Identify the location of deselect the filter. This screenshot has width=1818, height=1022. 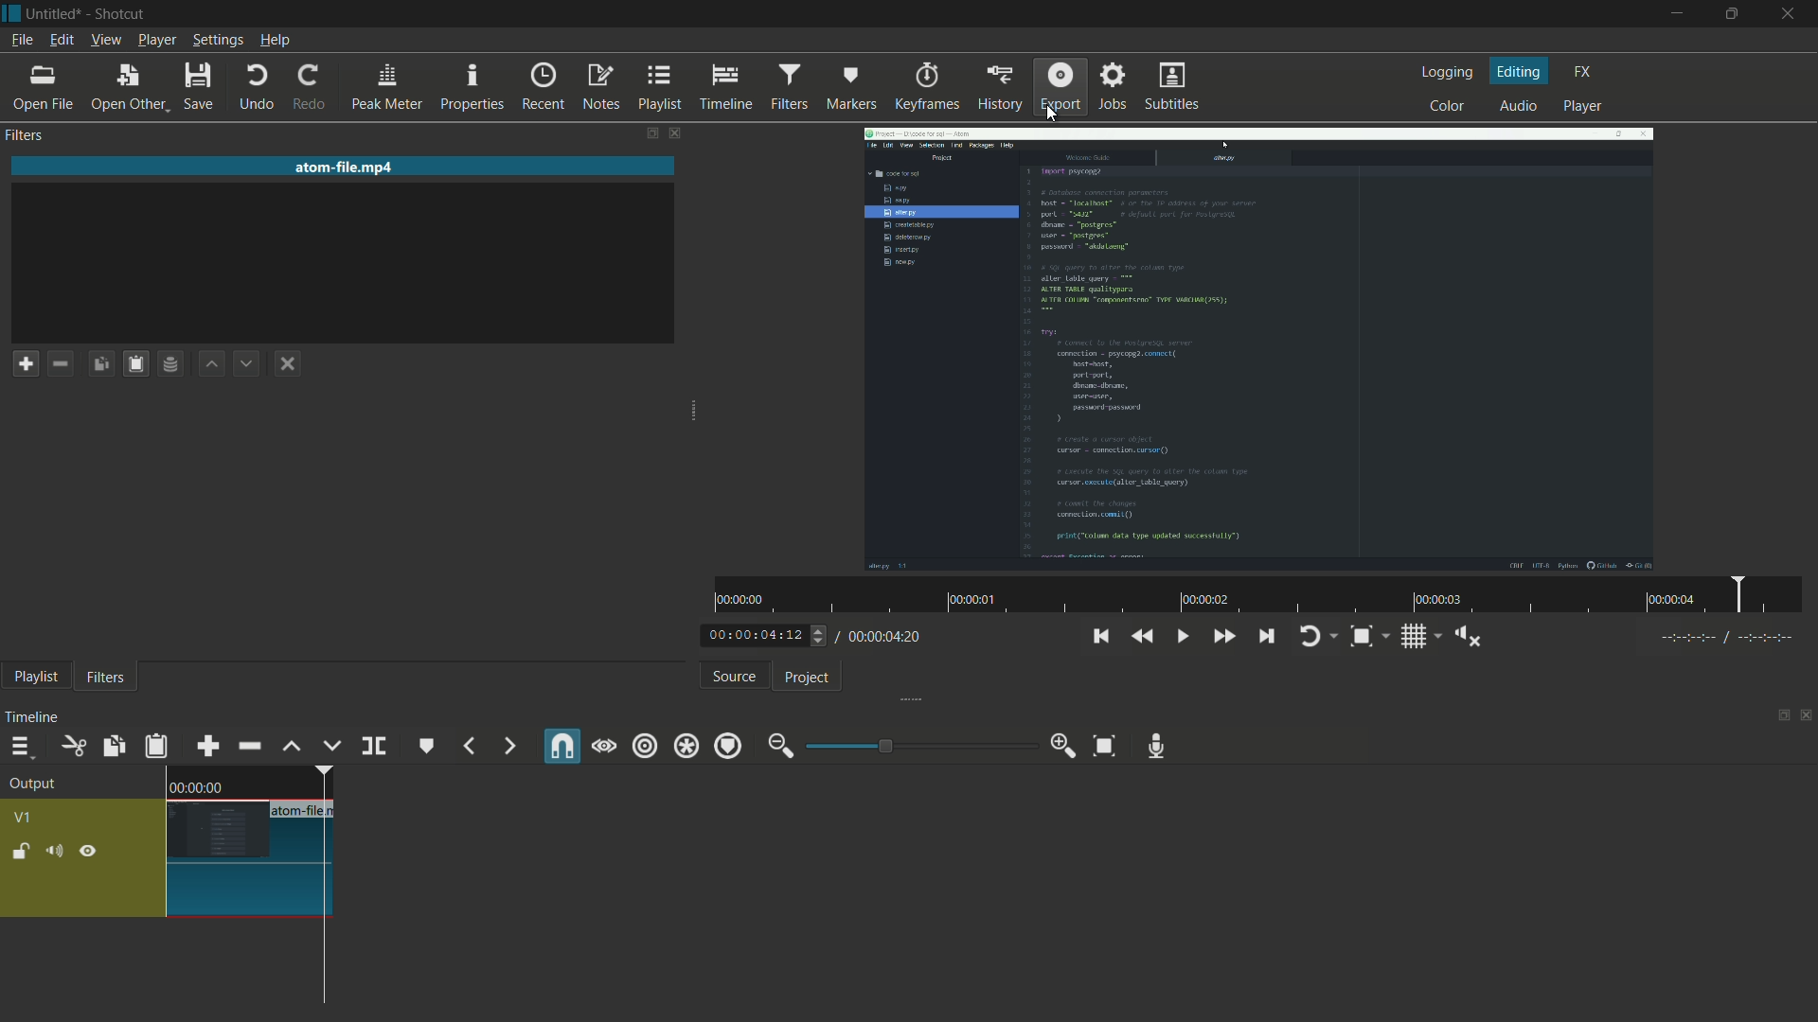
(288, 362).